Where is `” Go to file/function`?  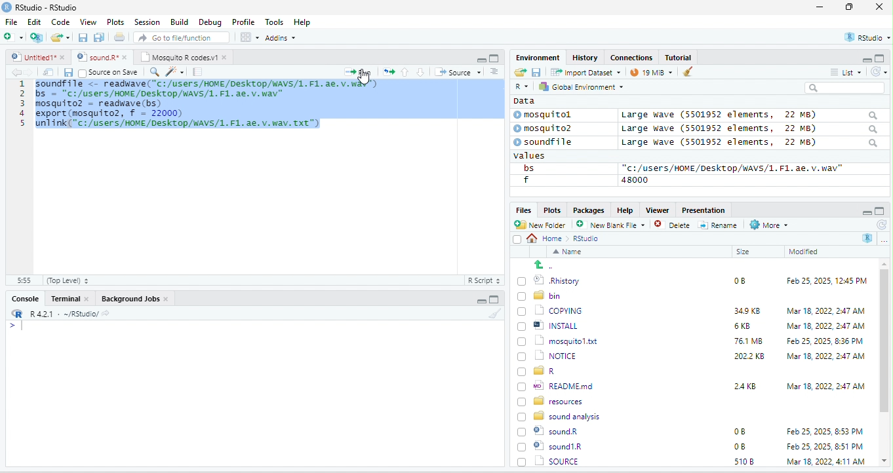 ” Go to file/function is located at coordinates (182, 39).